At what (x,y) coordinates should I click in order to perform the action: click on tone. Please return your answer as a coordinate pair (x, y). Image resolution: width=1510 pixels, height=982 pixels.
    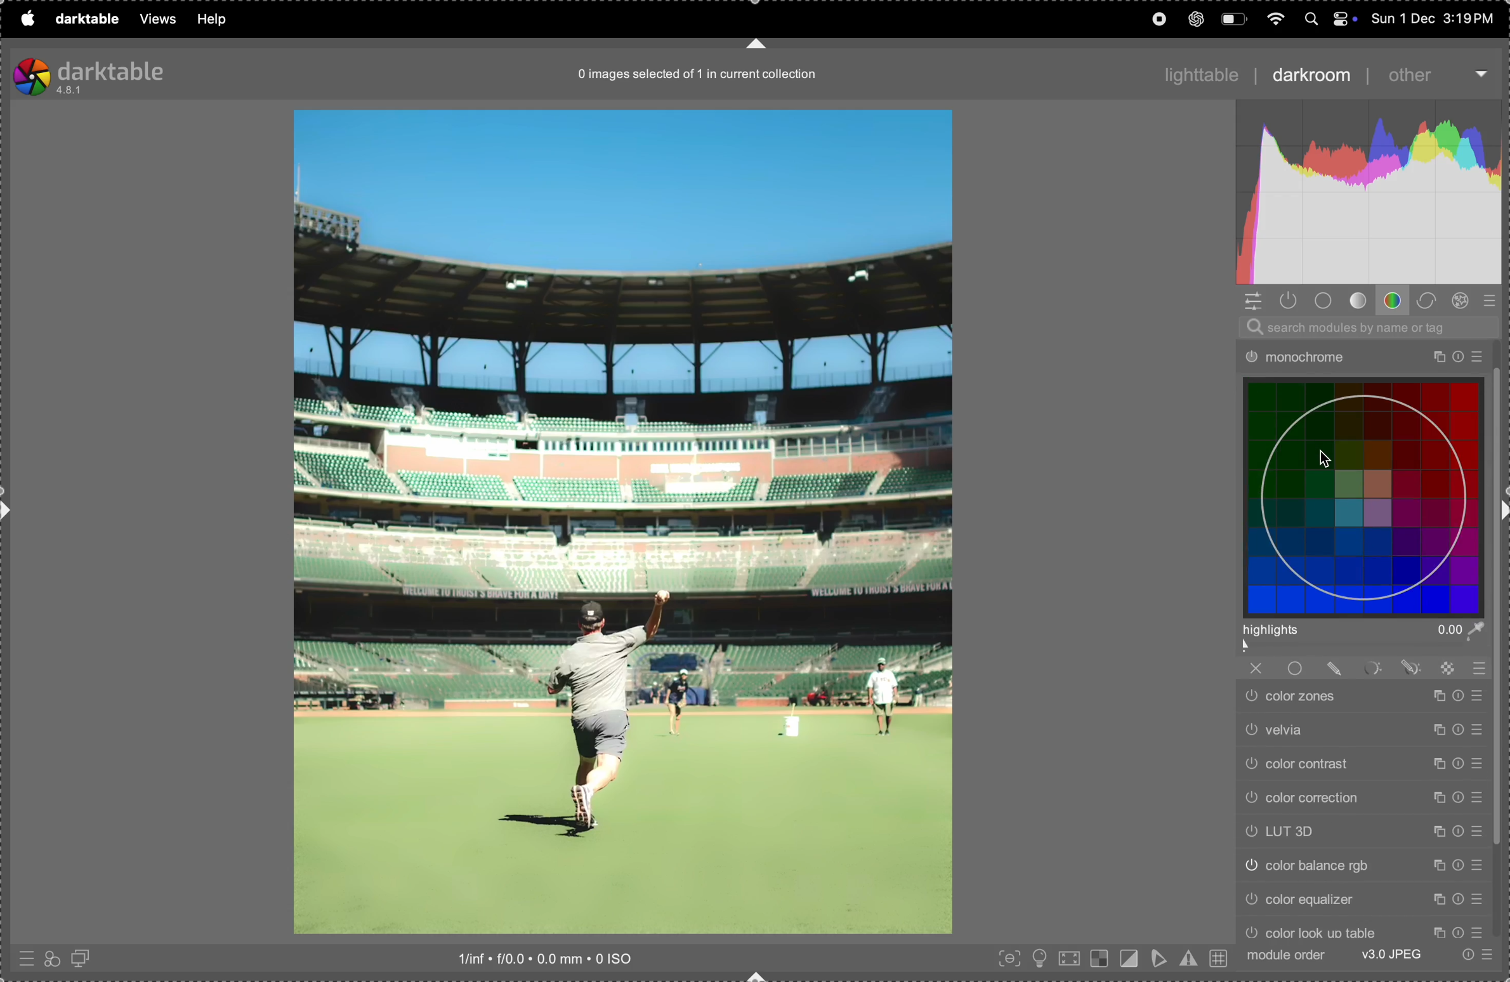
    Looking at the image, I should click on (1360, 301).